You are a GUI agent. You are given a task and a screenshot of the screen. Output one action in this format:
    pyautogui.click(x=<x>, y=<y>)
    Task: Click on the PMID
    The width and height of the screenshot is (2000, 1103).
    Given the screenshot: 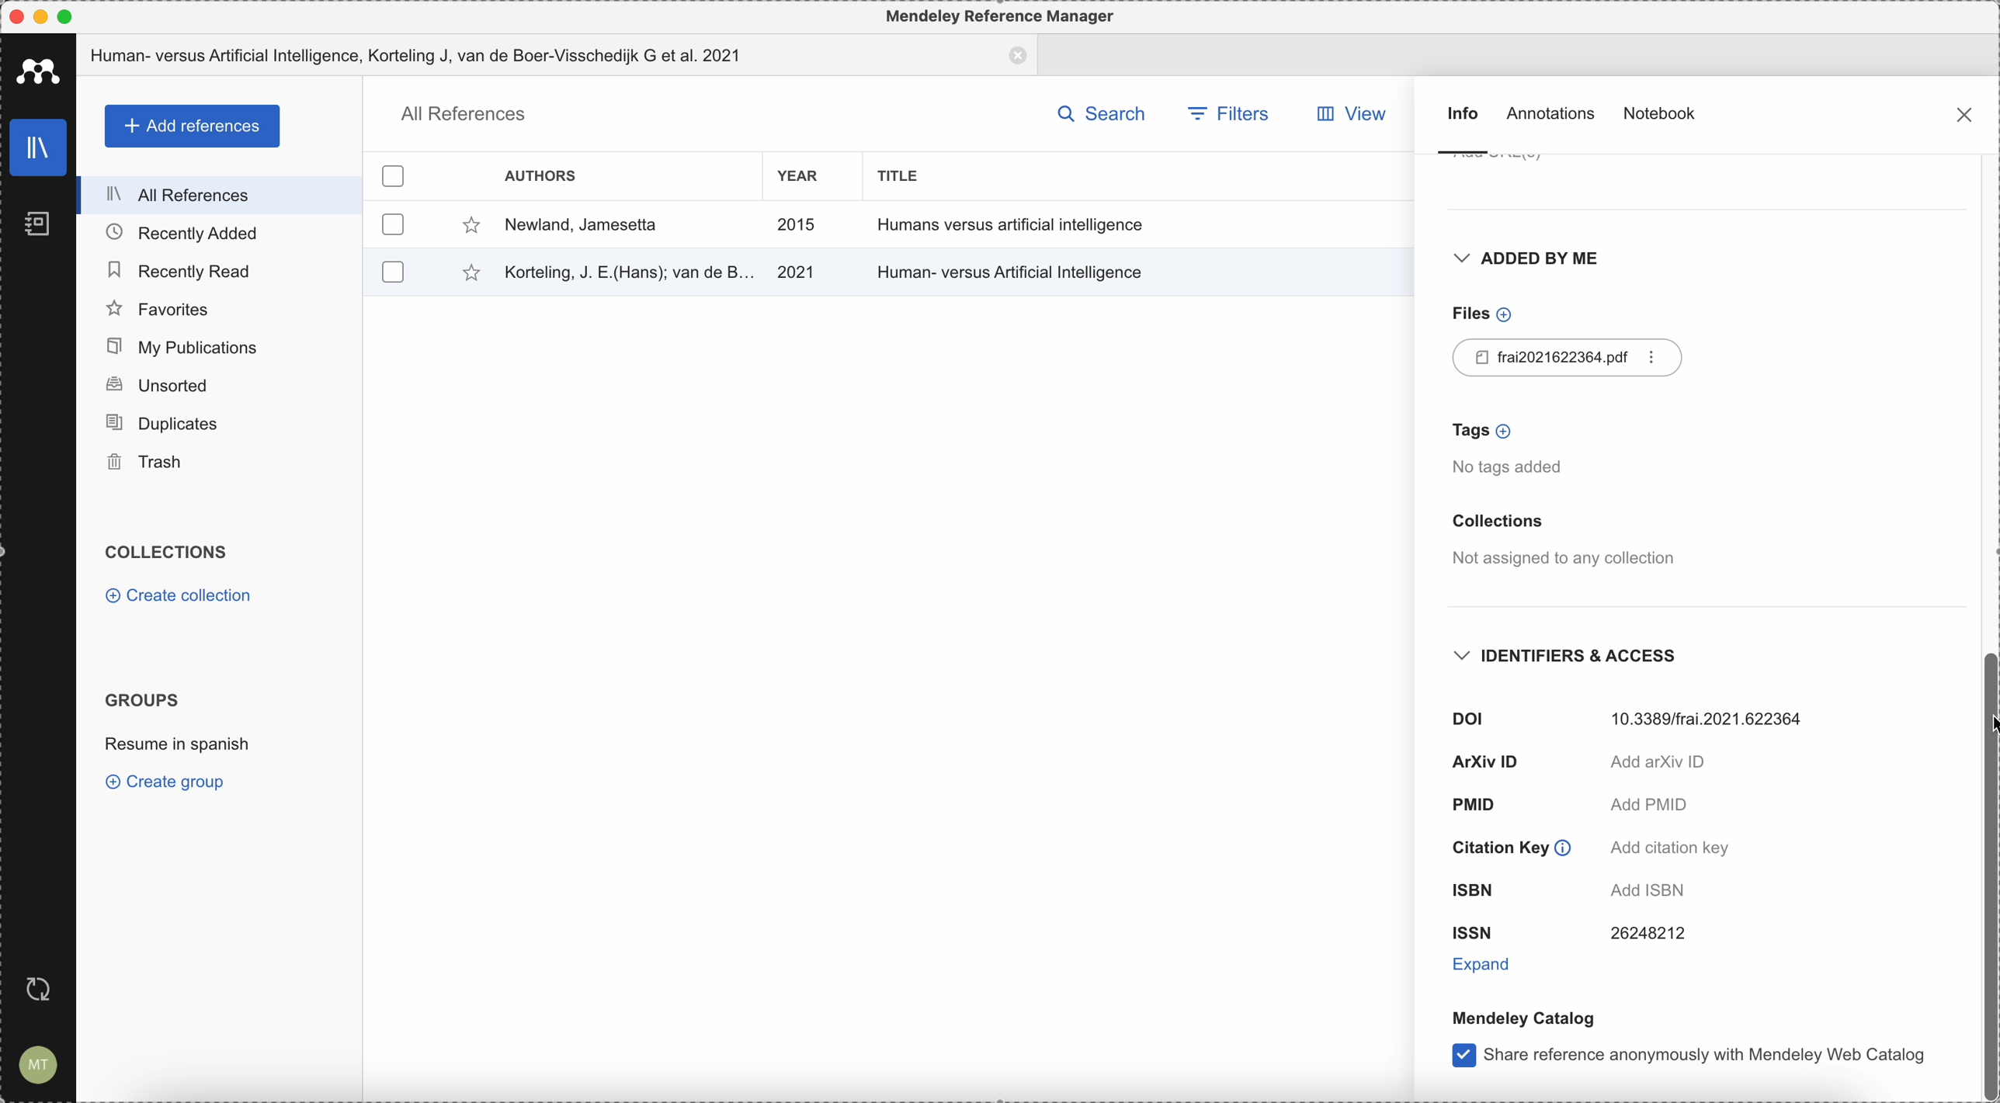 What is the action you would take?
    pyautogui.click(x=1568, y=806)
    